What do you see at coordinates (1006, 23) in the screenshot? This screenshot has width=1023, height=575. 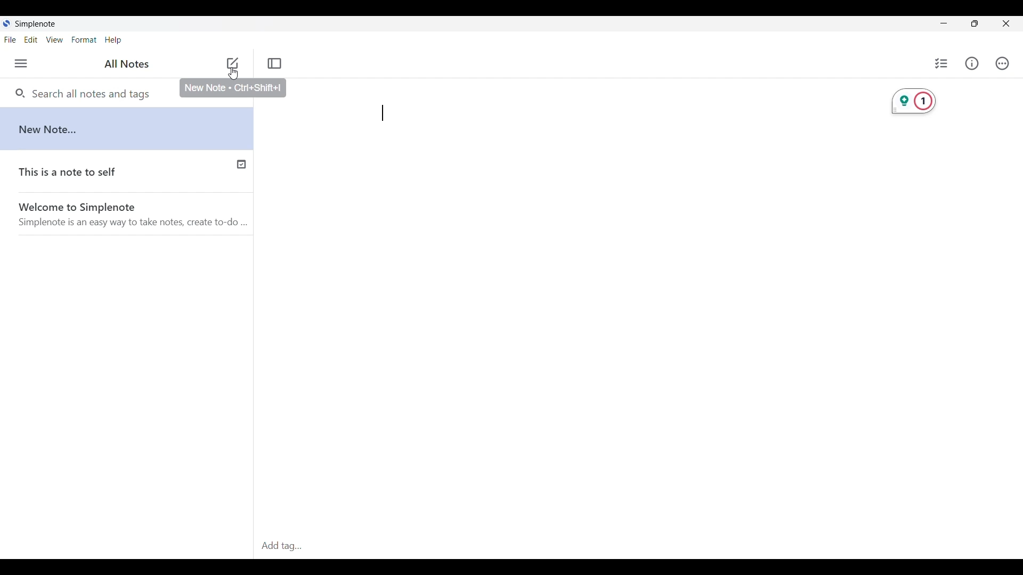 I see `Close interface` at bounding box center [1006, 23].